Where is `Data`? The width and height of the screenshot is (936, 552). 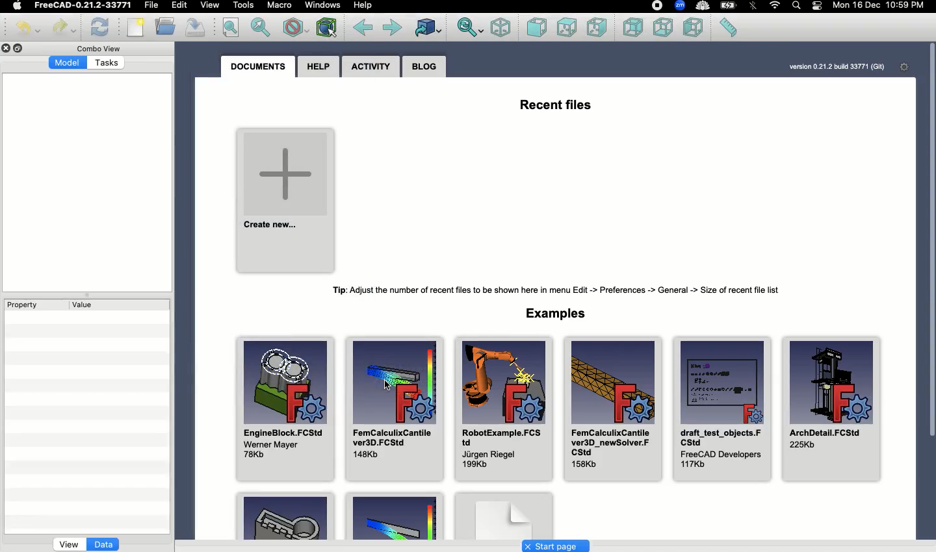
Data is located at coordinates (103, 544).